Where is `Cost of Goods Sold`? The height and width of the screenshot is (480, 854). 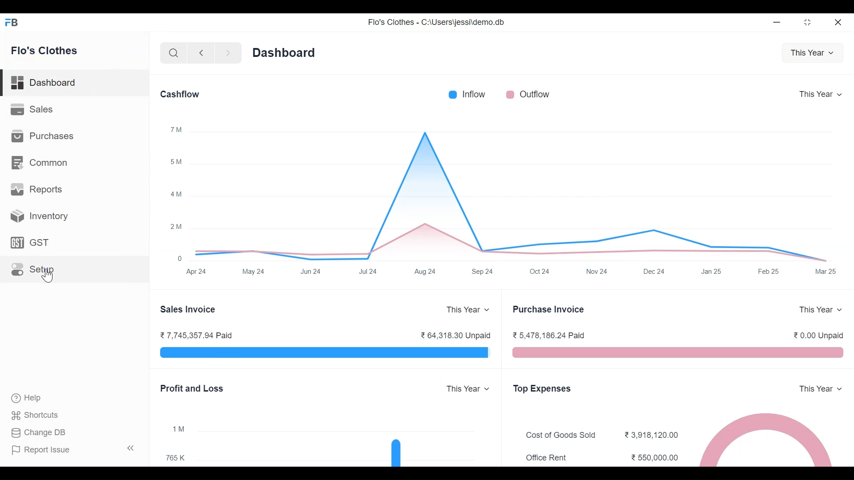
Cost of Goods Sold is located at coordinates (563, 437).